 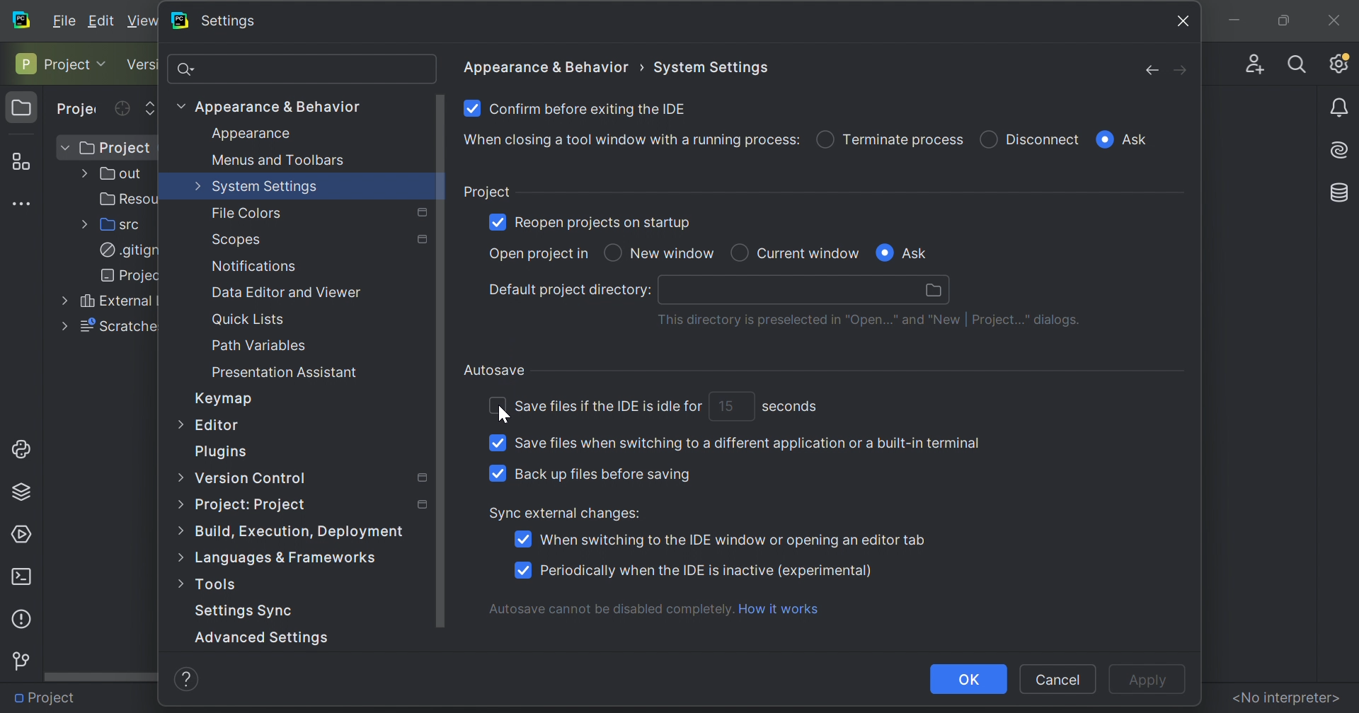 What do you see at coordinates (260, 345) in the screenshot?
I see `Path Variables` at bounding box center [260, 345].